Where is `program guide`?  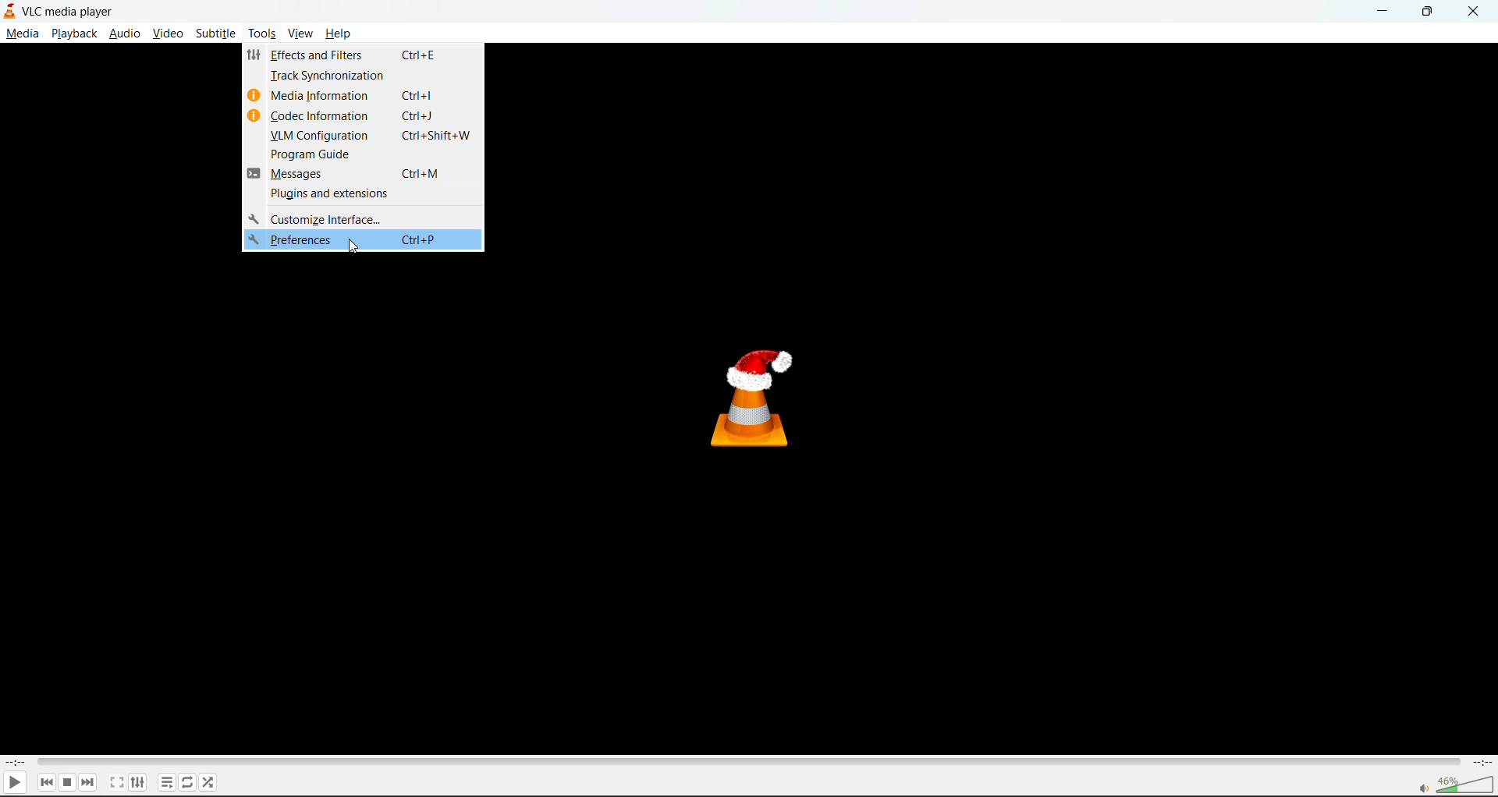
program guide is located at coordinates (314, 155).